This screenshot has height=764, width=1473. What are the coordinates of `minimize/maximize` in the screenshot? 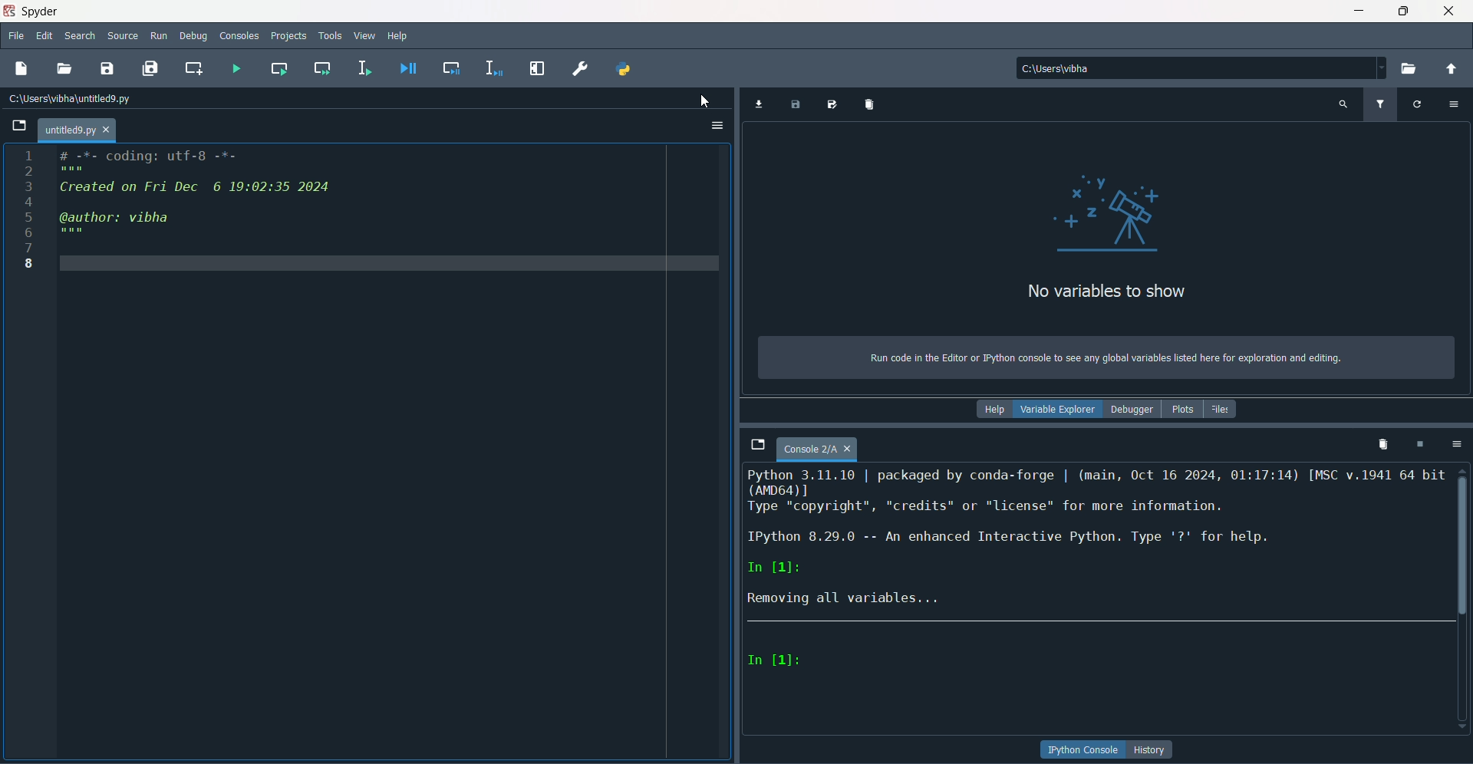 It's located at (1402, 11).